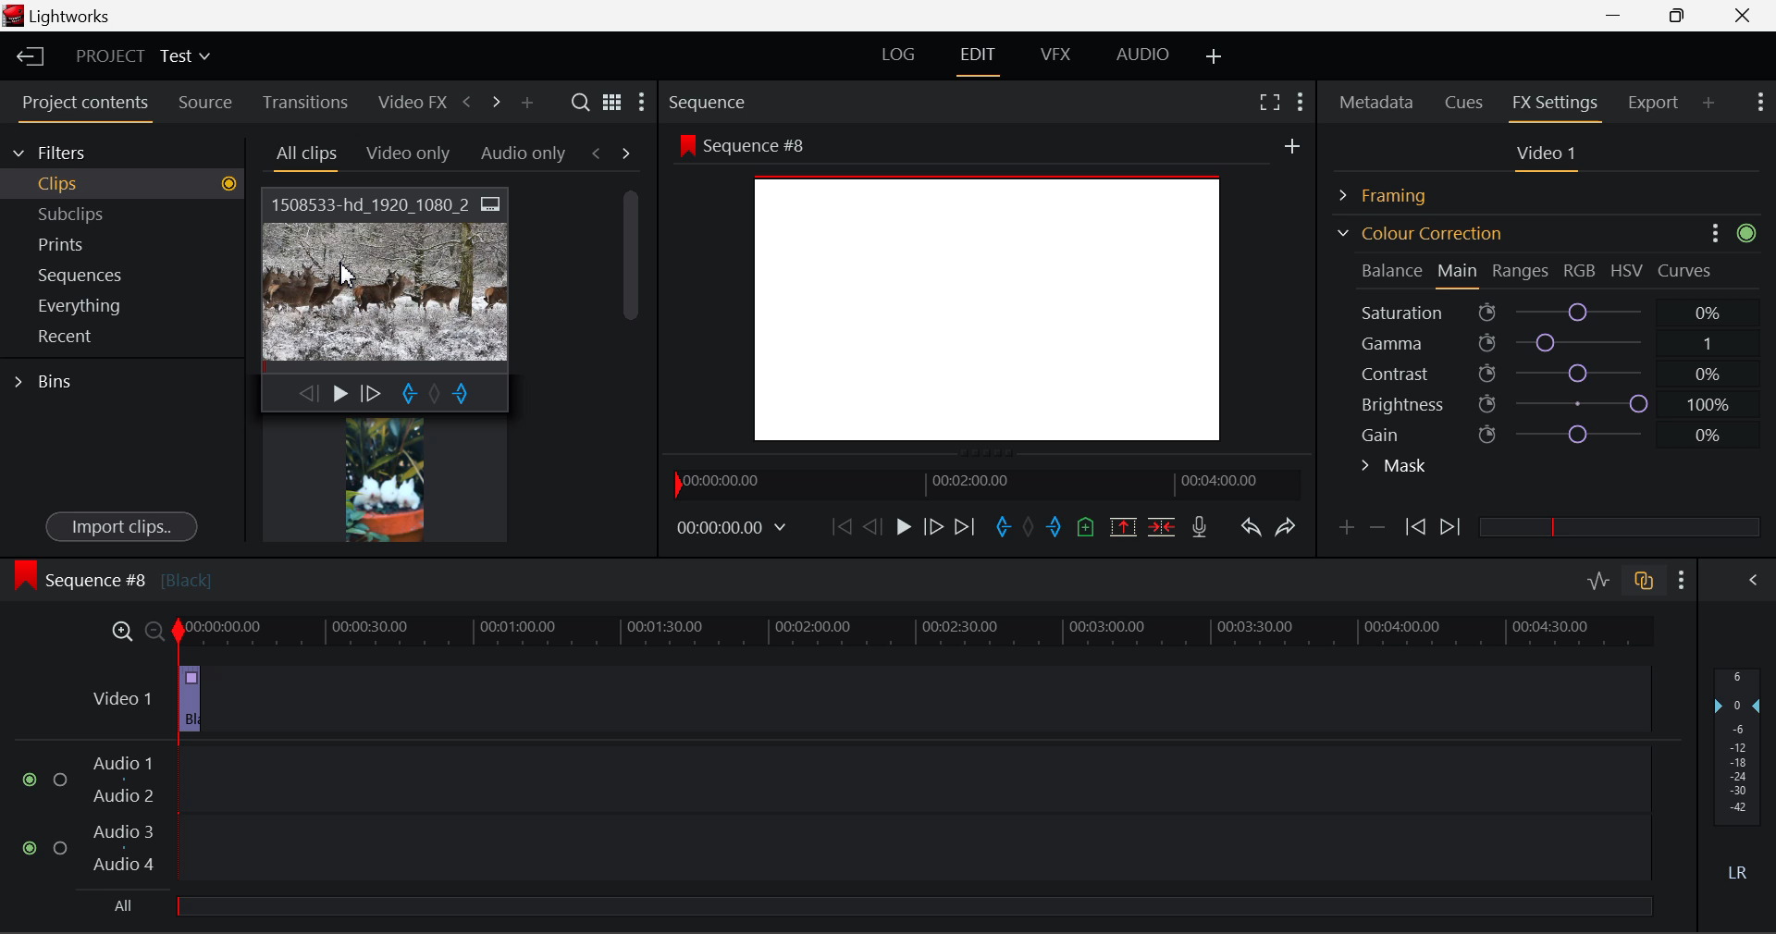  Describe the element at coordinates (128, 183) in the screenshot. I see `Clips Tab Open` at that location.